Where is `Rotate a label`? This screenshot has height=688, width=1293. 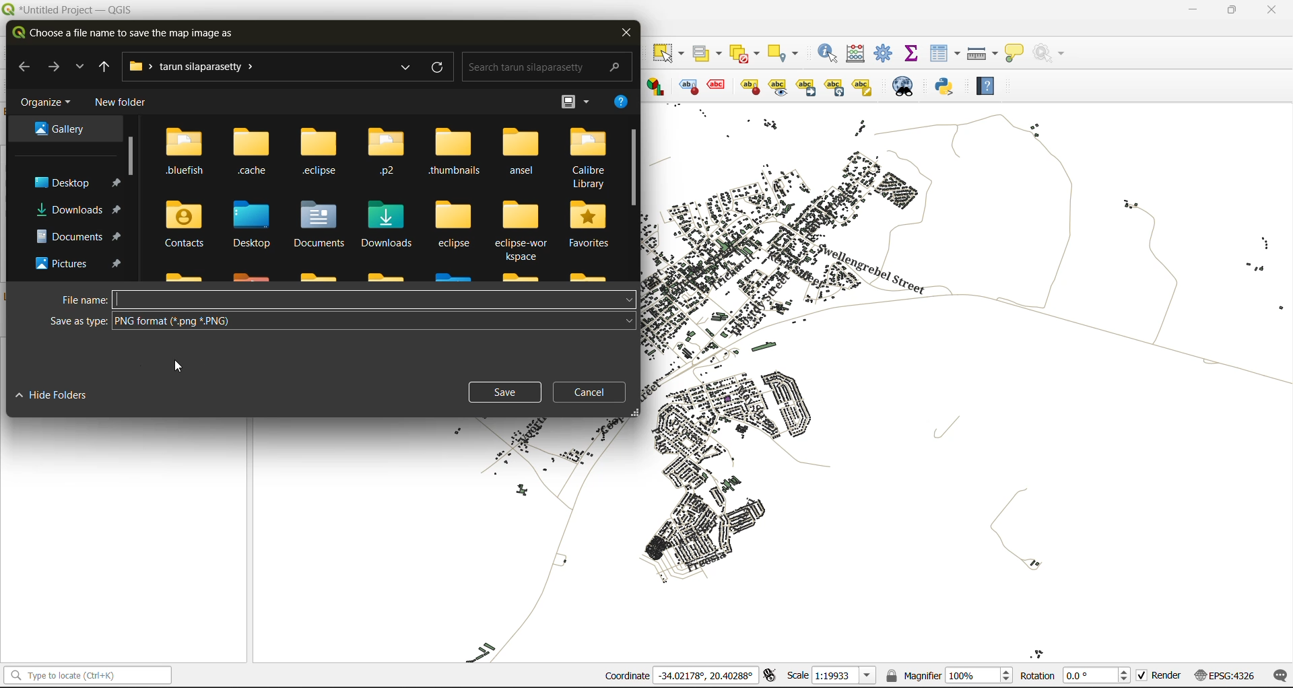
Rotate a label is located at coordinates (834, 85).